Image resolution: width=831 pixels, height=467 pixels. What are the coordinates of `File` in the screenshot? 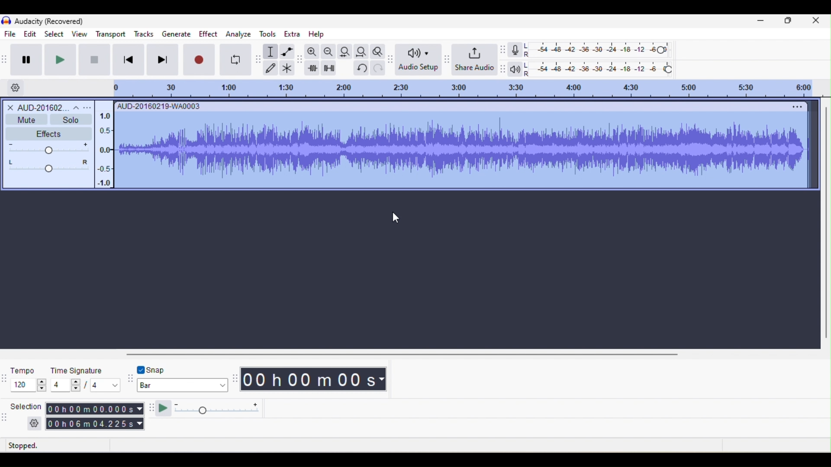 It's located at (11, 34).